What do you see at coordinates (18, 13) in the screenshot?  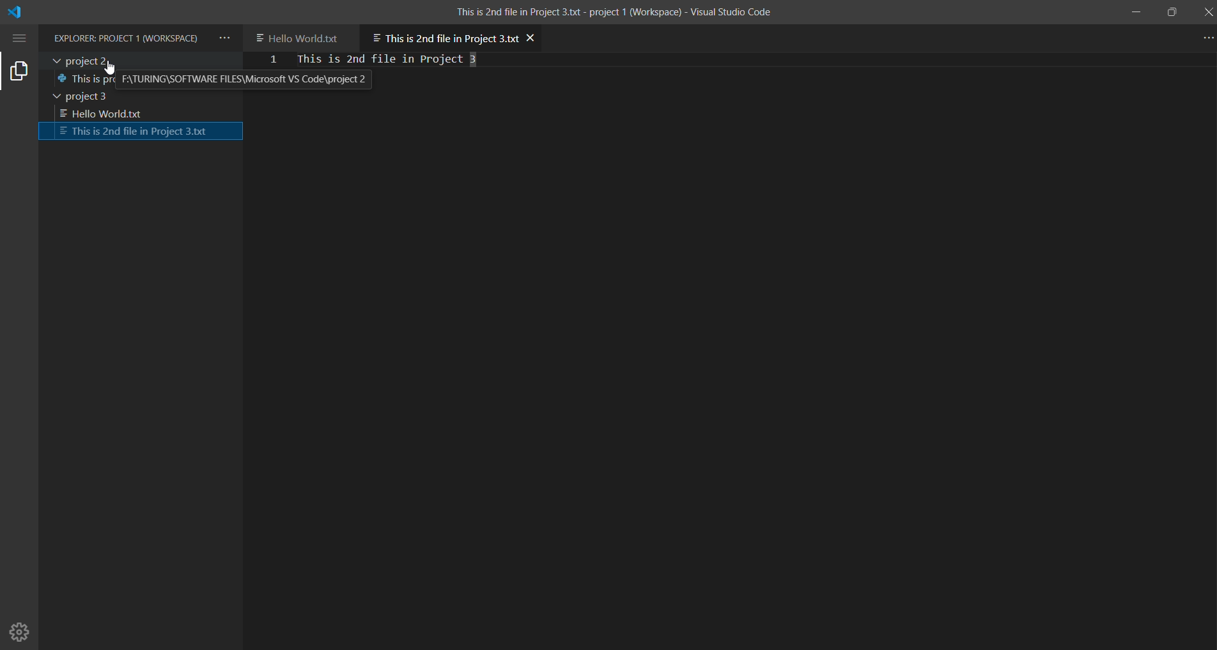 I see `VS code logo` at bounding box center [18, 13].